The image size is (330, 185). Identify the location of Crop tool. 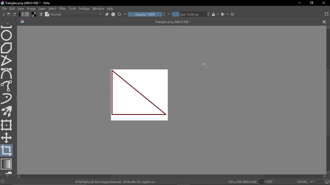
(7, 151).